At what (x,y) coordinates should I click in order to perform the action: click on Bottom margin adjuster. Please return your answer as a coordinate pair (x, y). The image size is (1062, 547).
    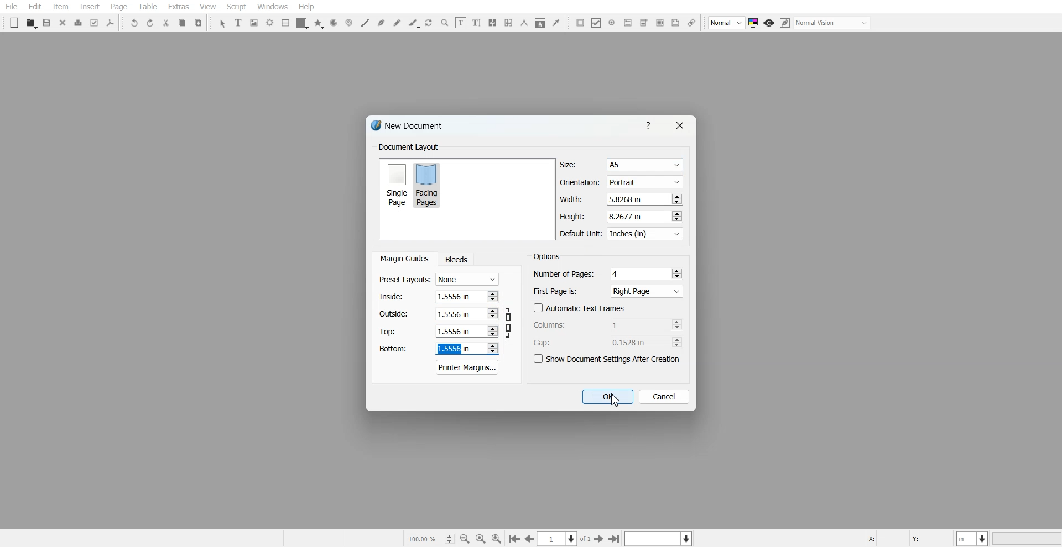
    Looking at the image, I should click on (438, 349).